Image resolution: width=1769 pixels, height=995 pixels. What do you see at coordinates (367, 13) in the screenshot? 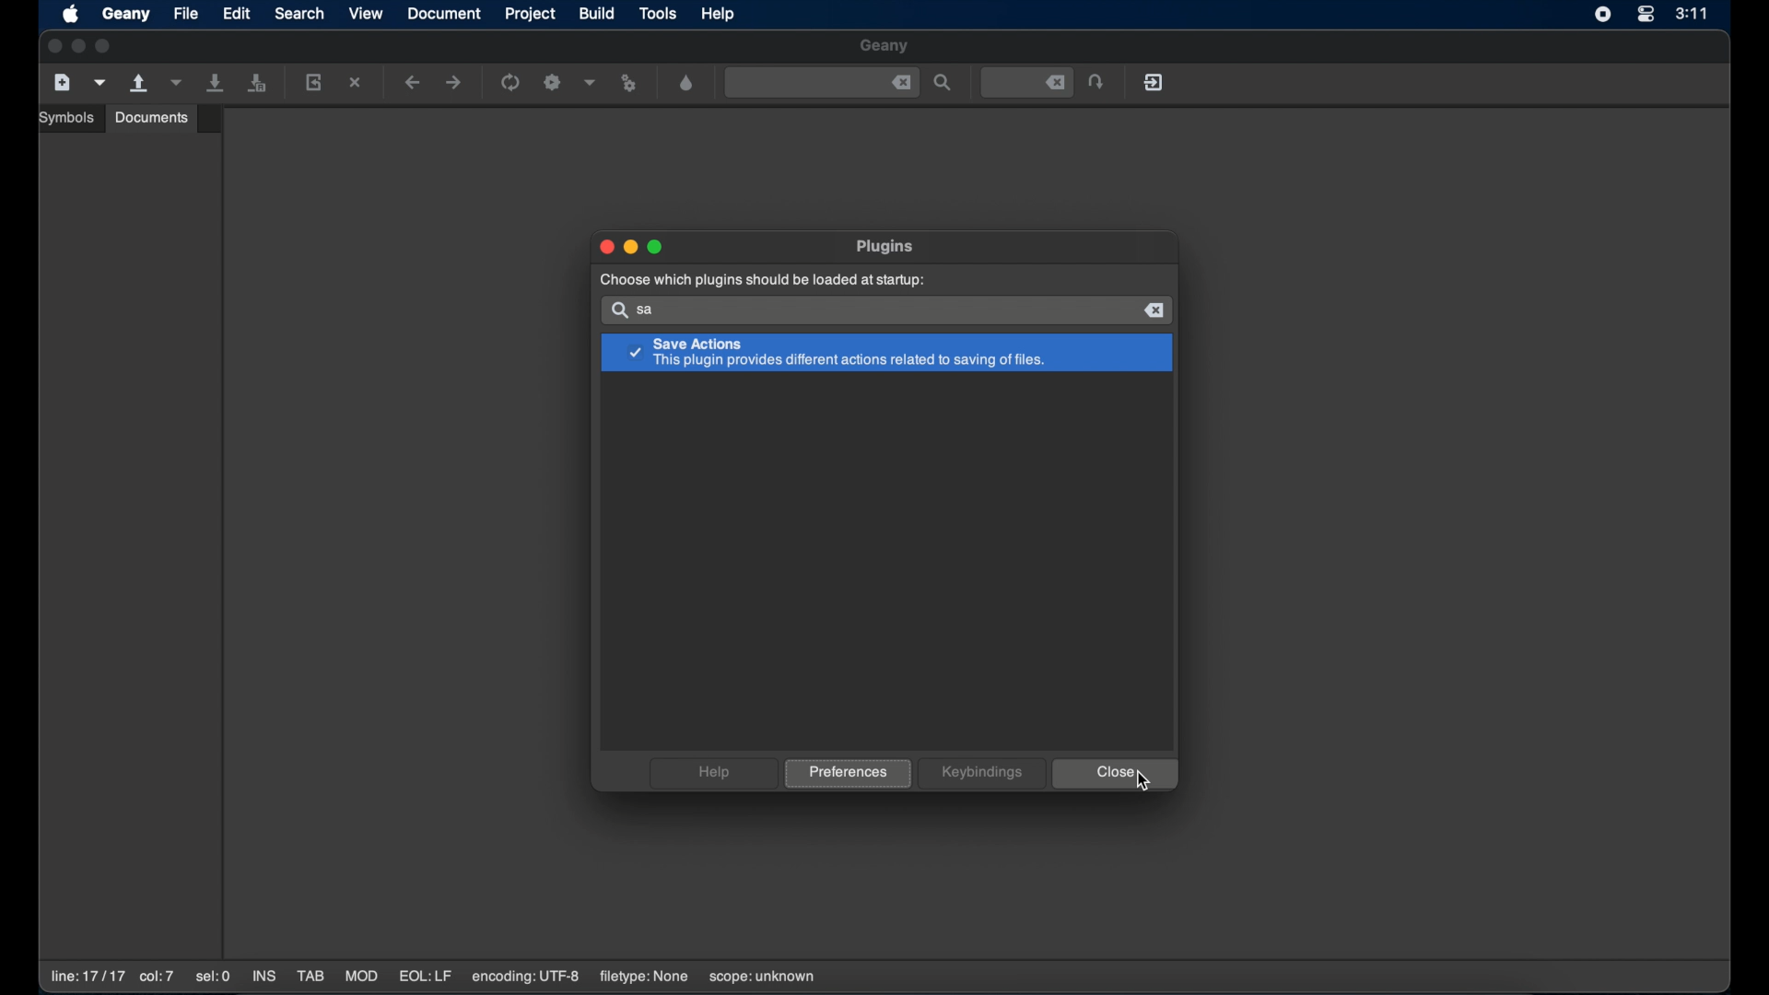
I see `view` at bounding box center [367, 13].